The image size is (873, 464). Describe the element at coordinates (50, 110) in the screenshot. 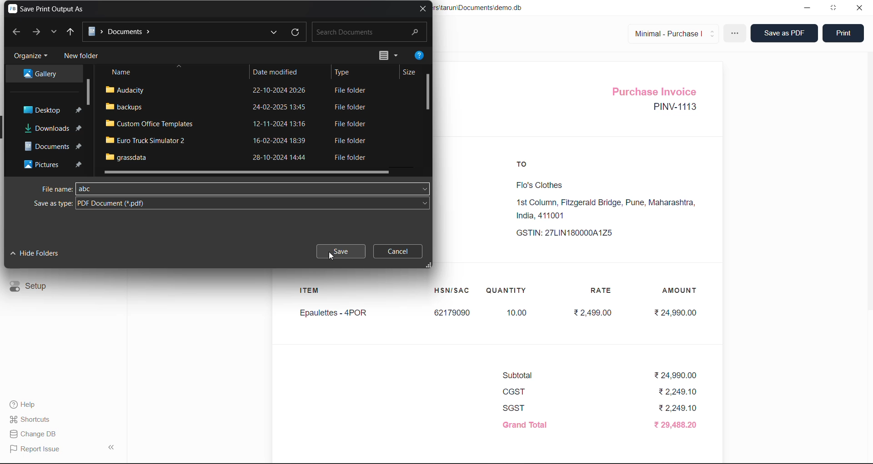

I see ` Desktop` at that location.